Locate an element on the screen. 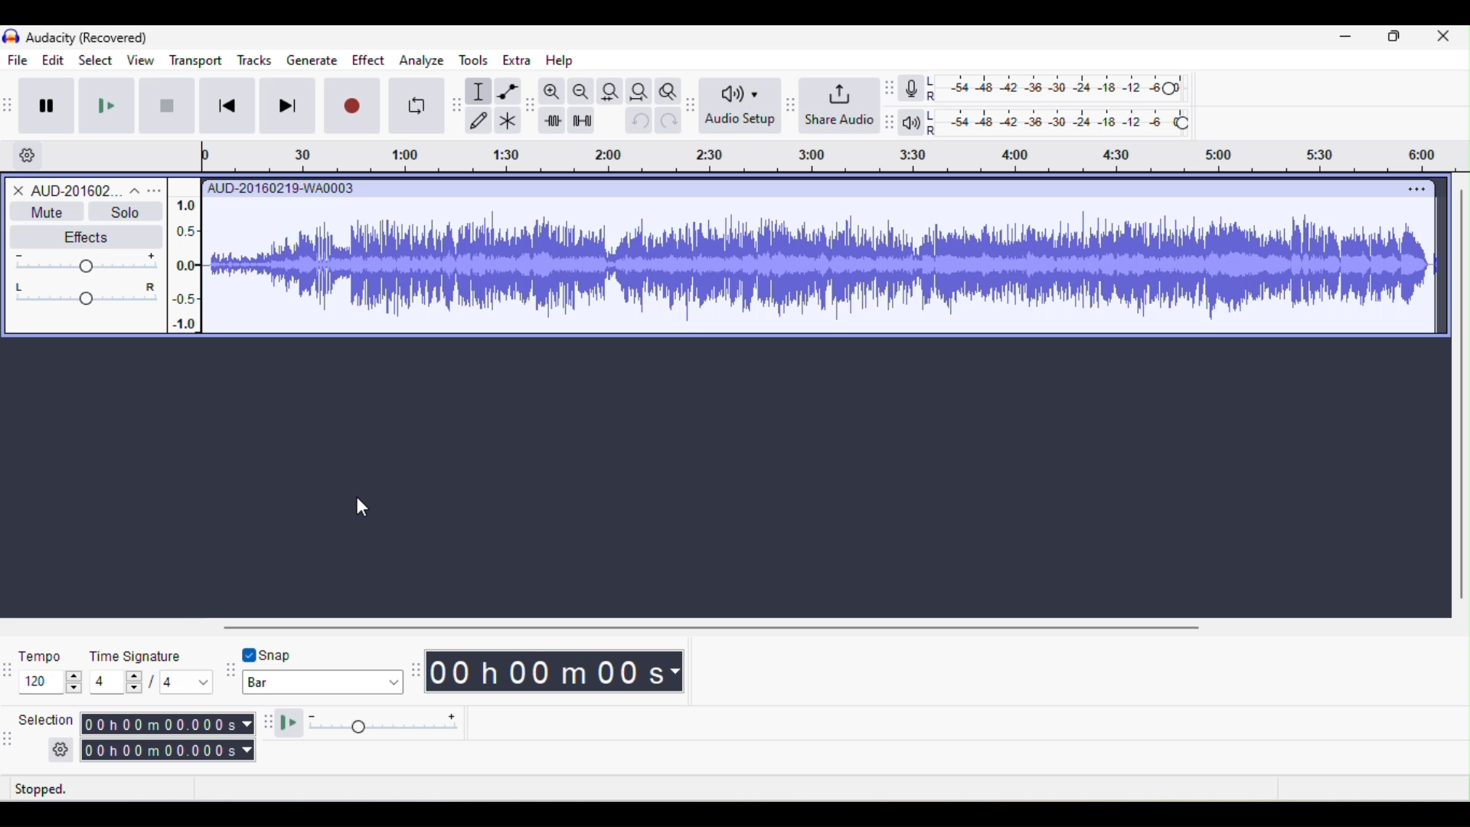  skip to start is located at coordinates (229, 107).